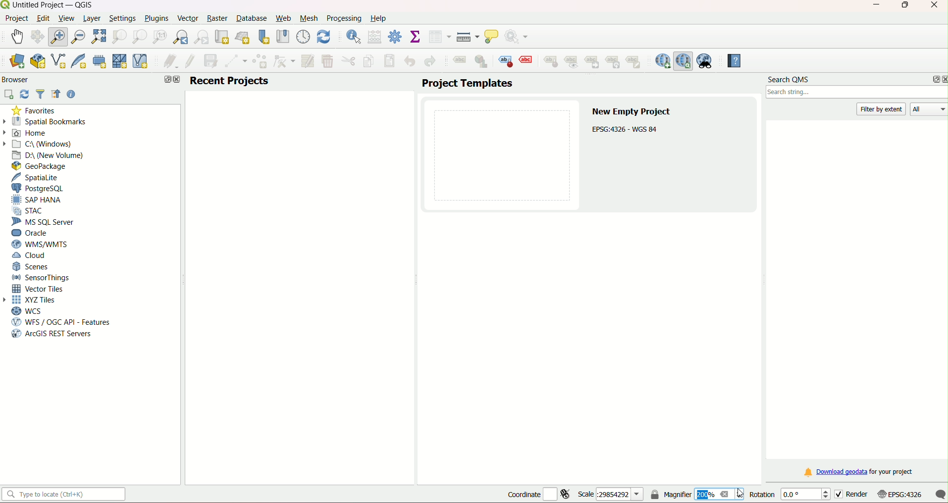 This screenshot has width=948, height=503. Describe the element at coordinates (344, 18) in the screenshot. I see `processing` at that location.